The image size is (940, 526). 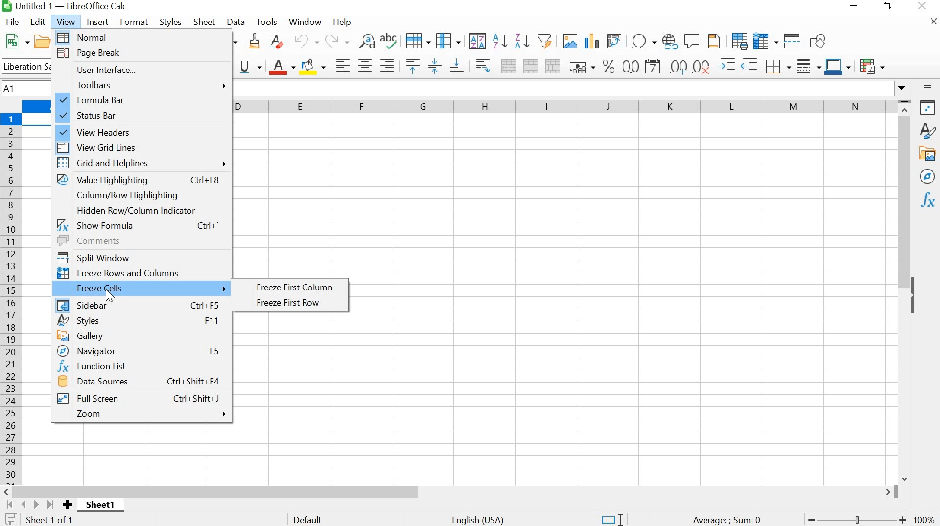 What do you see at coordinates (854, 6) in the screenshot?
I see `MINIMIZE` at bounding box center [854, 6].